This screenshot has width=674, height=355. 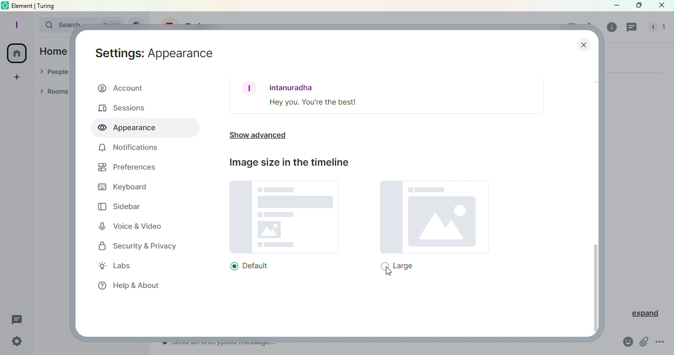 What do you see at coordinates (640, 314) in the screenshot?
I see `Expand` at bounding box center [640, 314].